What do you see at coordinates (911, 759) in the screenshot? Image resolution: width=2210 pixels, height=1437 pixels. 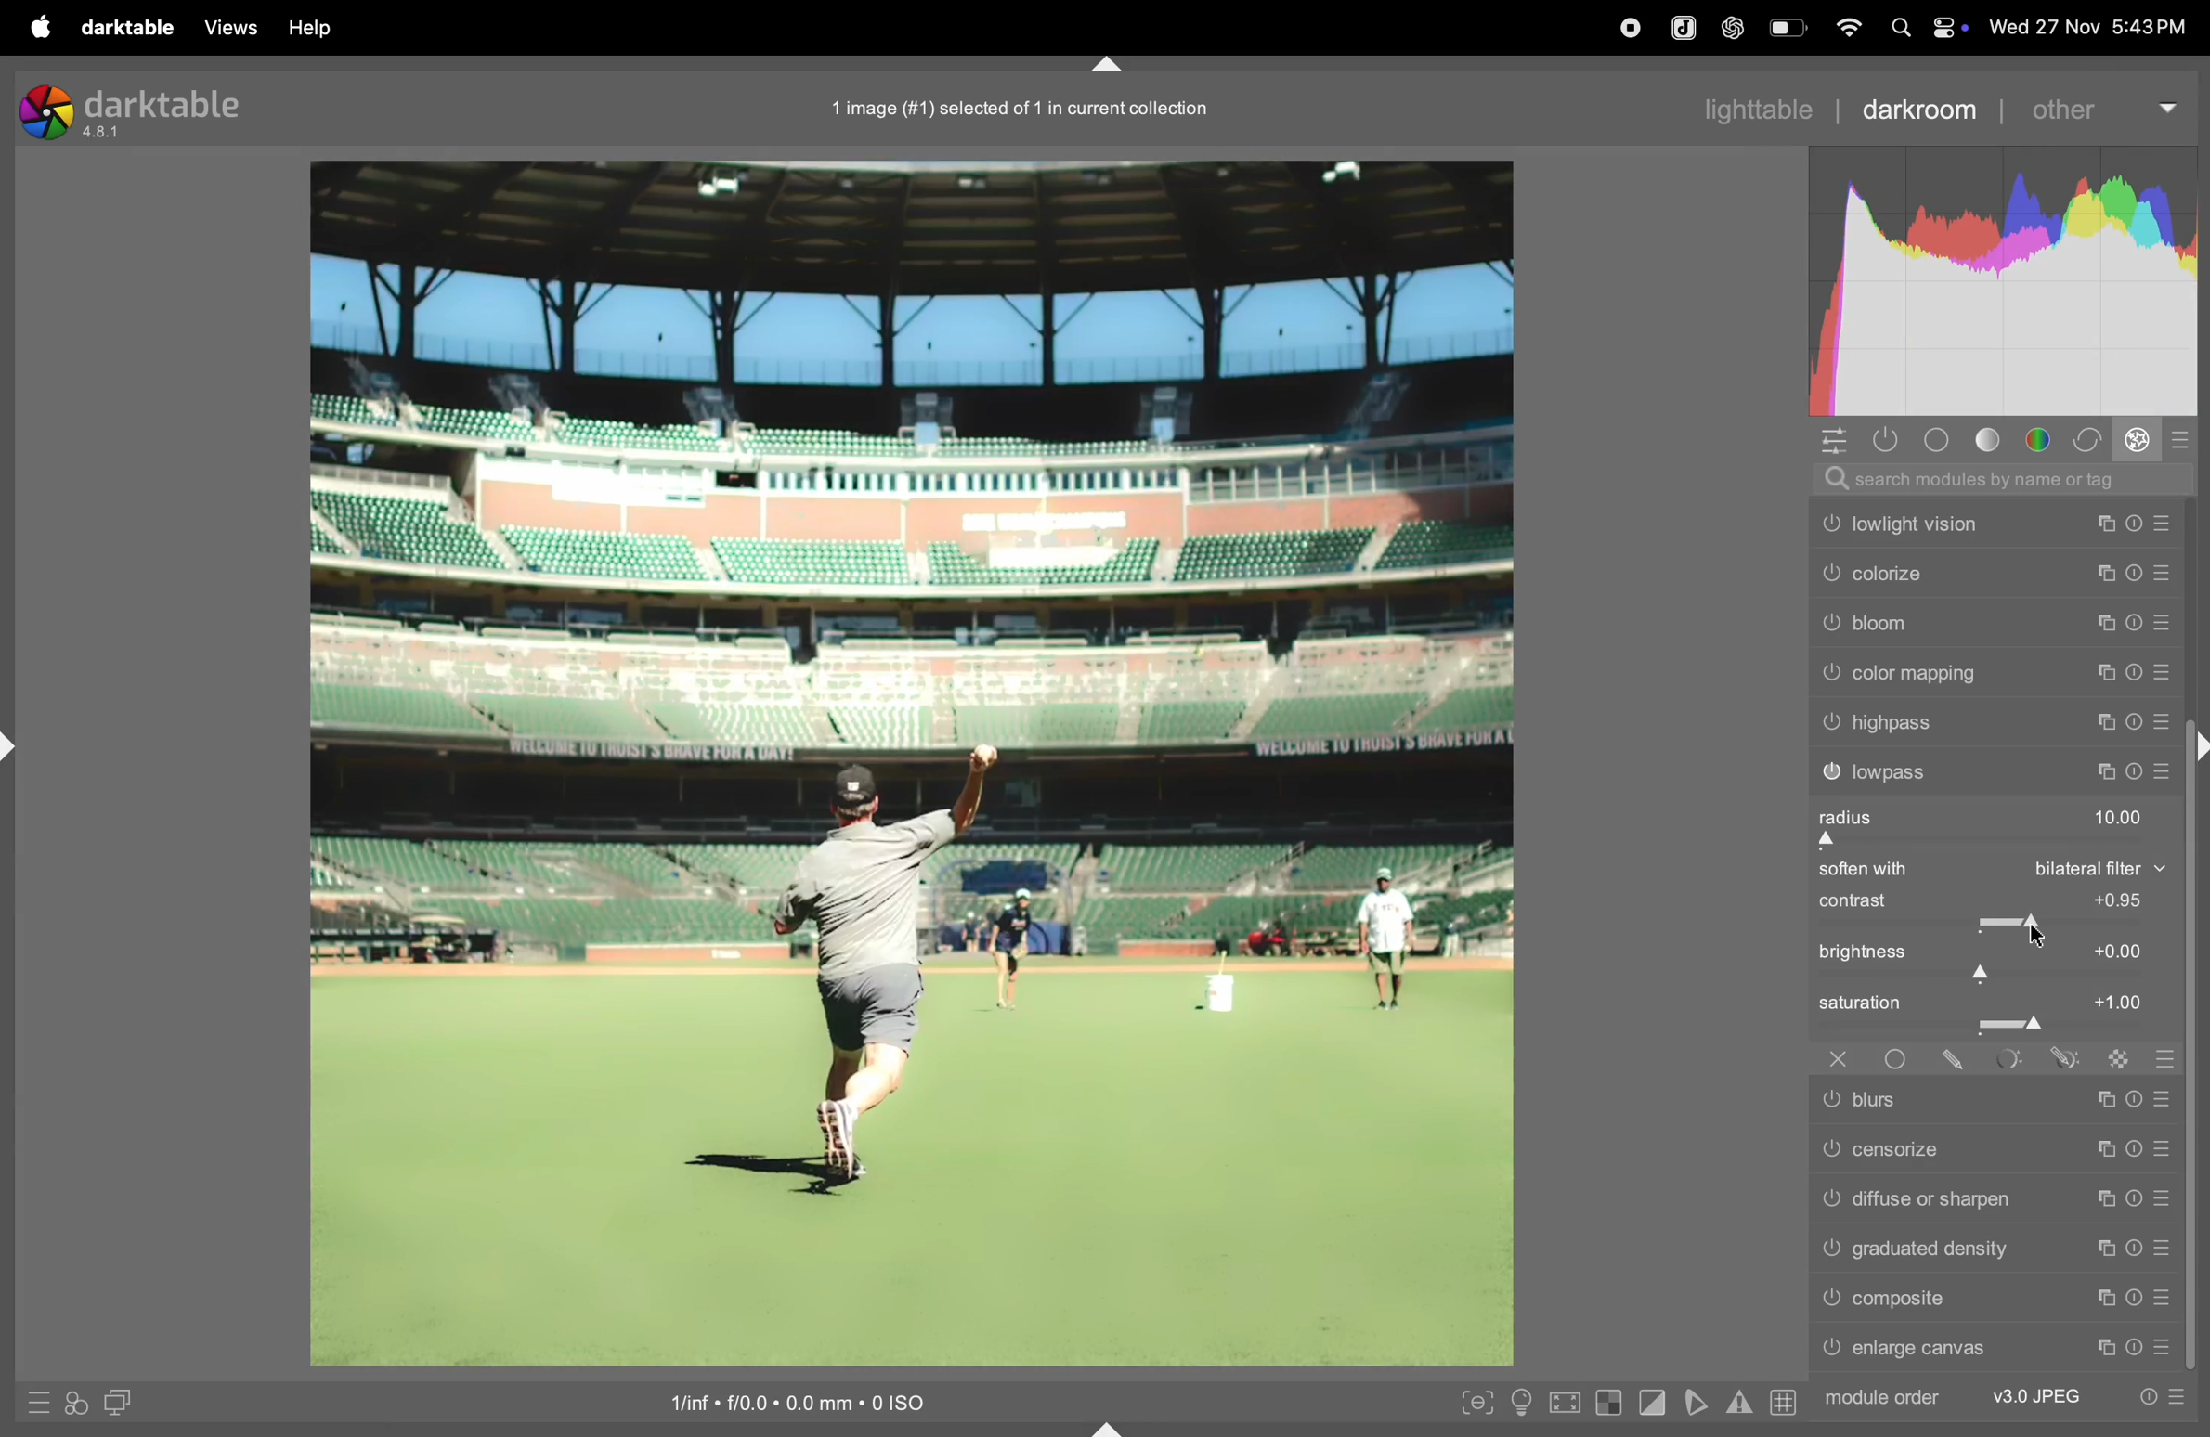 I see `image` at bounding box center [911, 759].